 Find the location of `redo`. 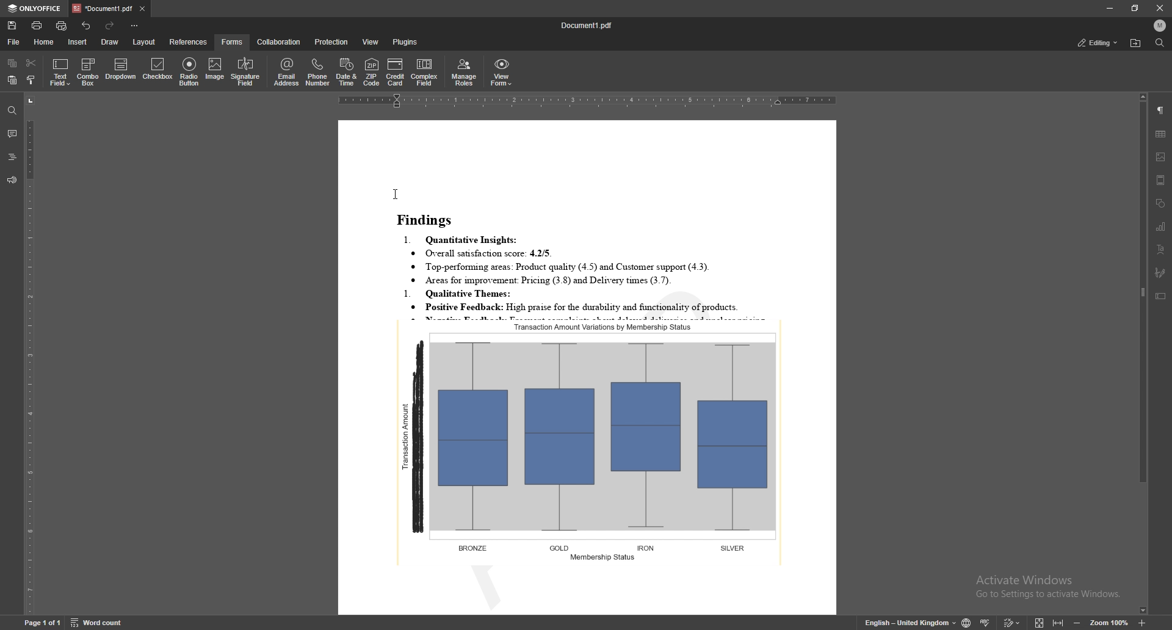

redo is located at coordinates (111, 26).